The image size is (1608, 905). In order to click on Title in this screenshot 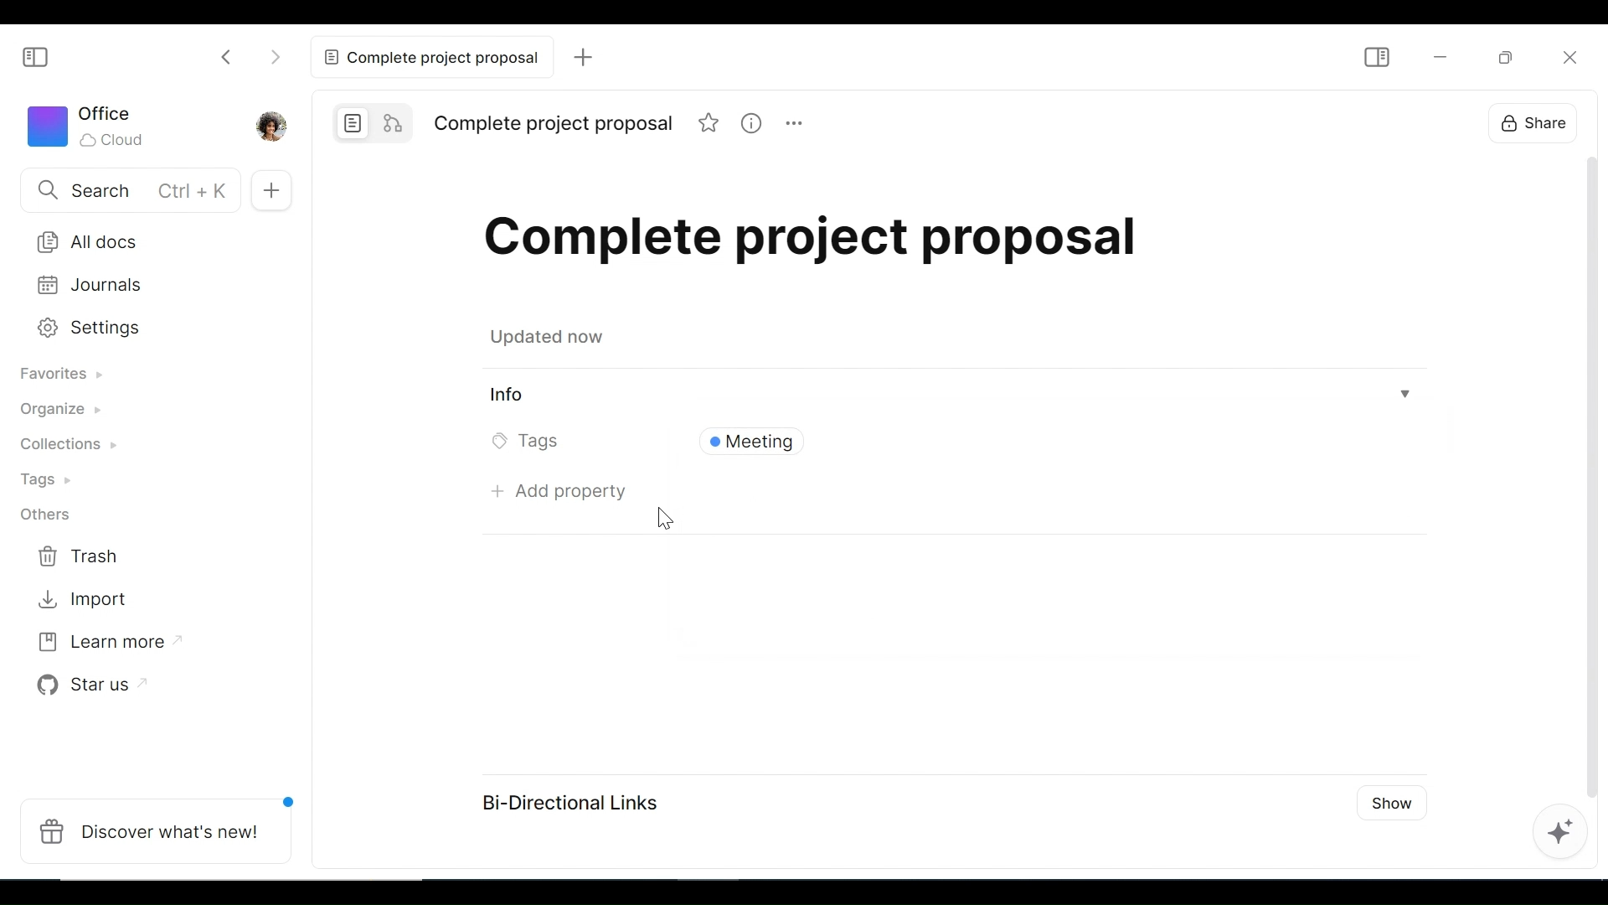, I will do `click(813, 236)`.